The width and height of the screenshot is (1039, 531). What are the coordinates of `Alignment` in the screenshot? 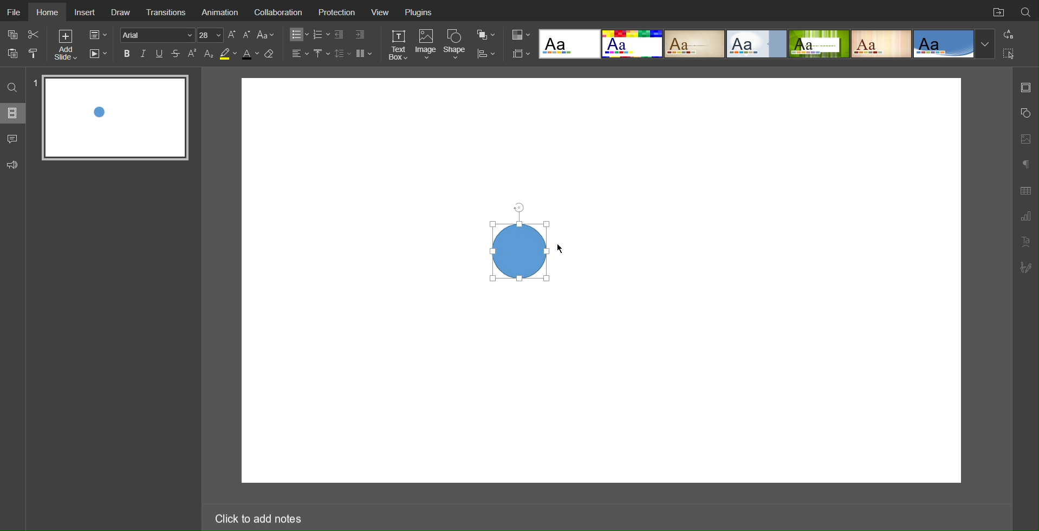 It's located at (299, 53).